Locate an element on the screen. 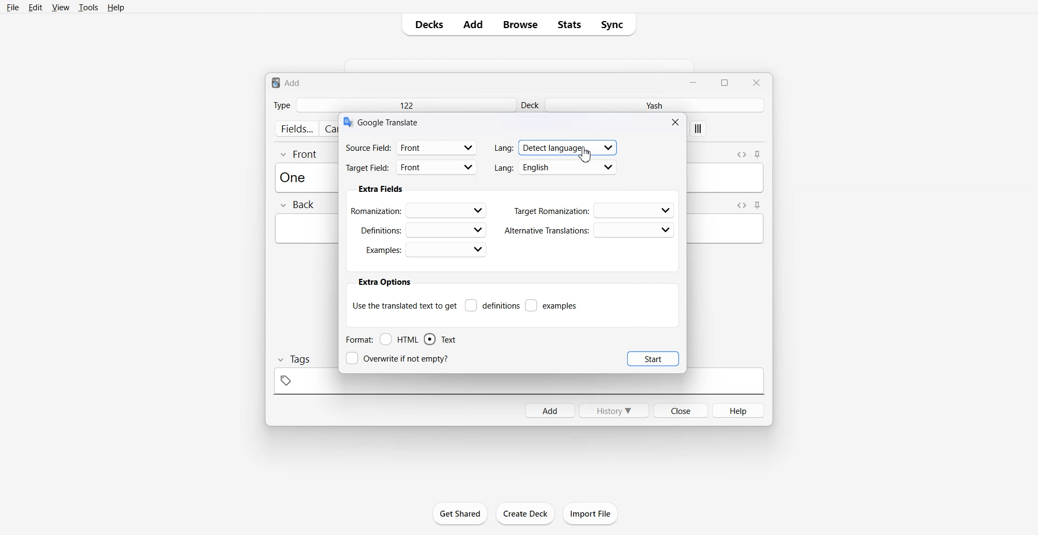 The width and height of the screenshot is (1038, 535). Minimize is located at coordinates (695, 82).